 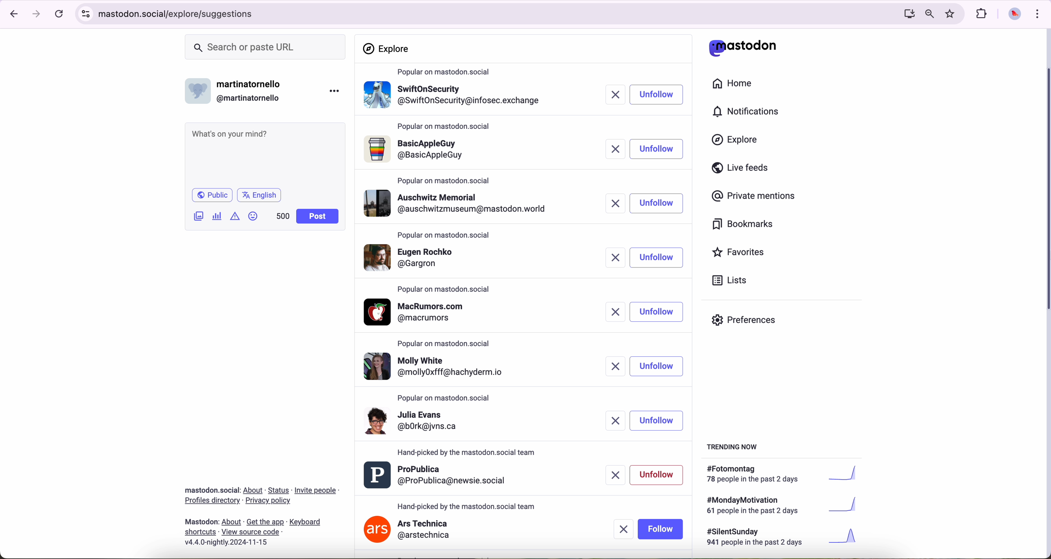 I want to click on unfollow, so click(x=656, y=205).